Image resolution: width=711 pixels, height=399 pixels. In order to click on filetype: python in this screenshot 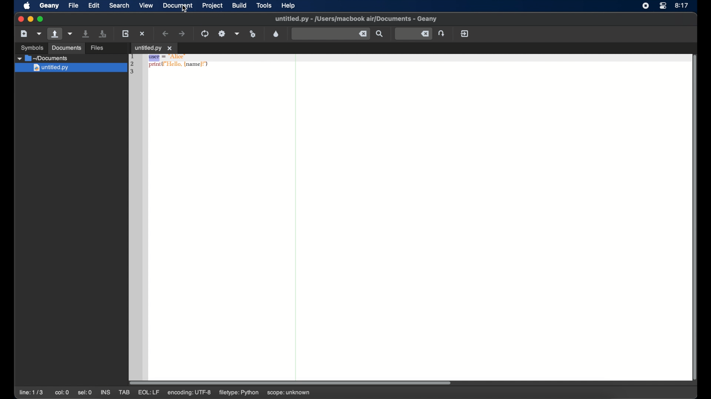, I will do `click(240, 393)`.